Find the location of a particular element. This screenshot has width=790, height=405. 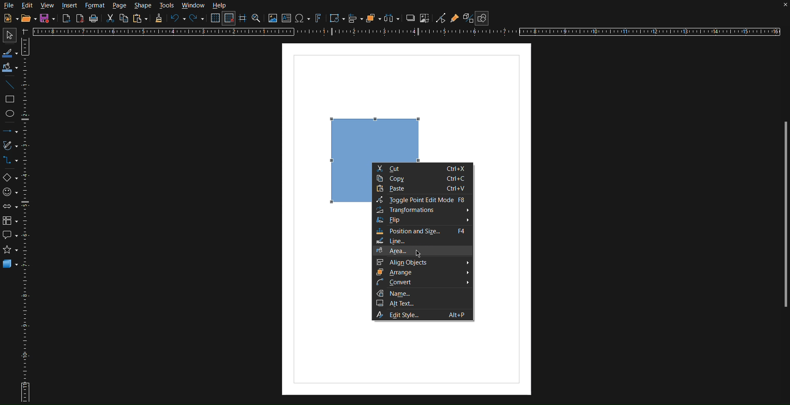

Print is located at coordinates (93, 20).